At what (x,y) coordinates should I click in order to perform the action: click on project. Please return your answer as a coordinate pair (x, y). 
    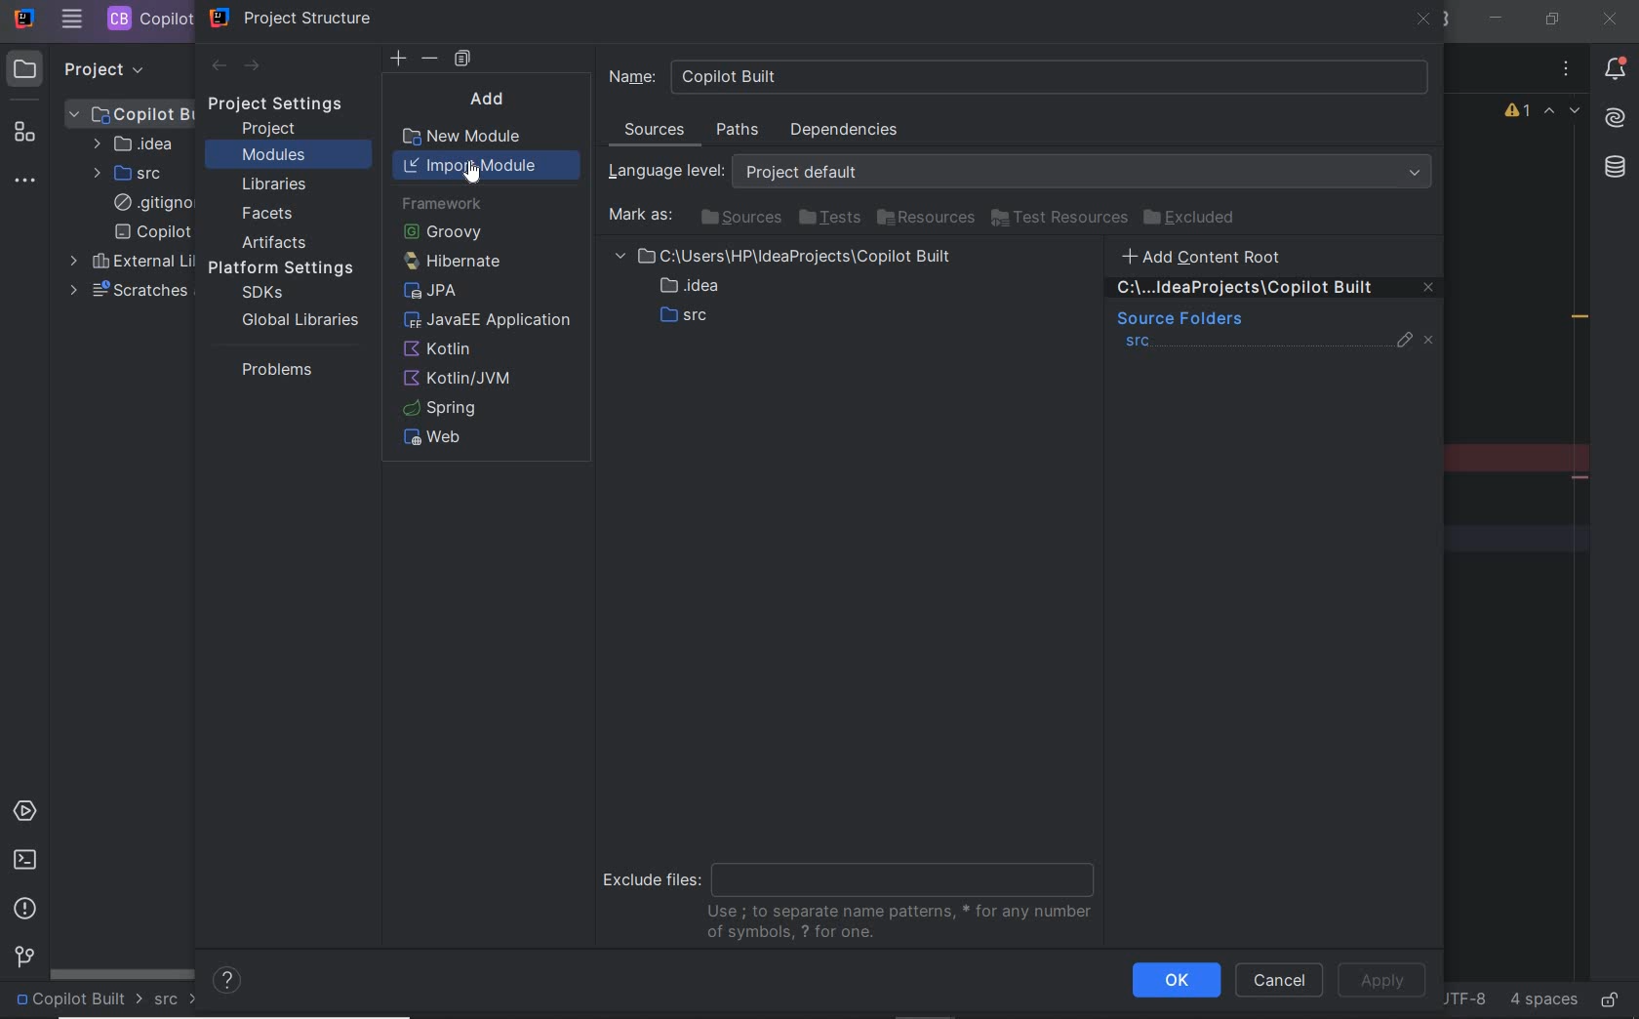
    Looking at the image, I should click on (270, 129).